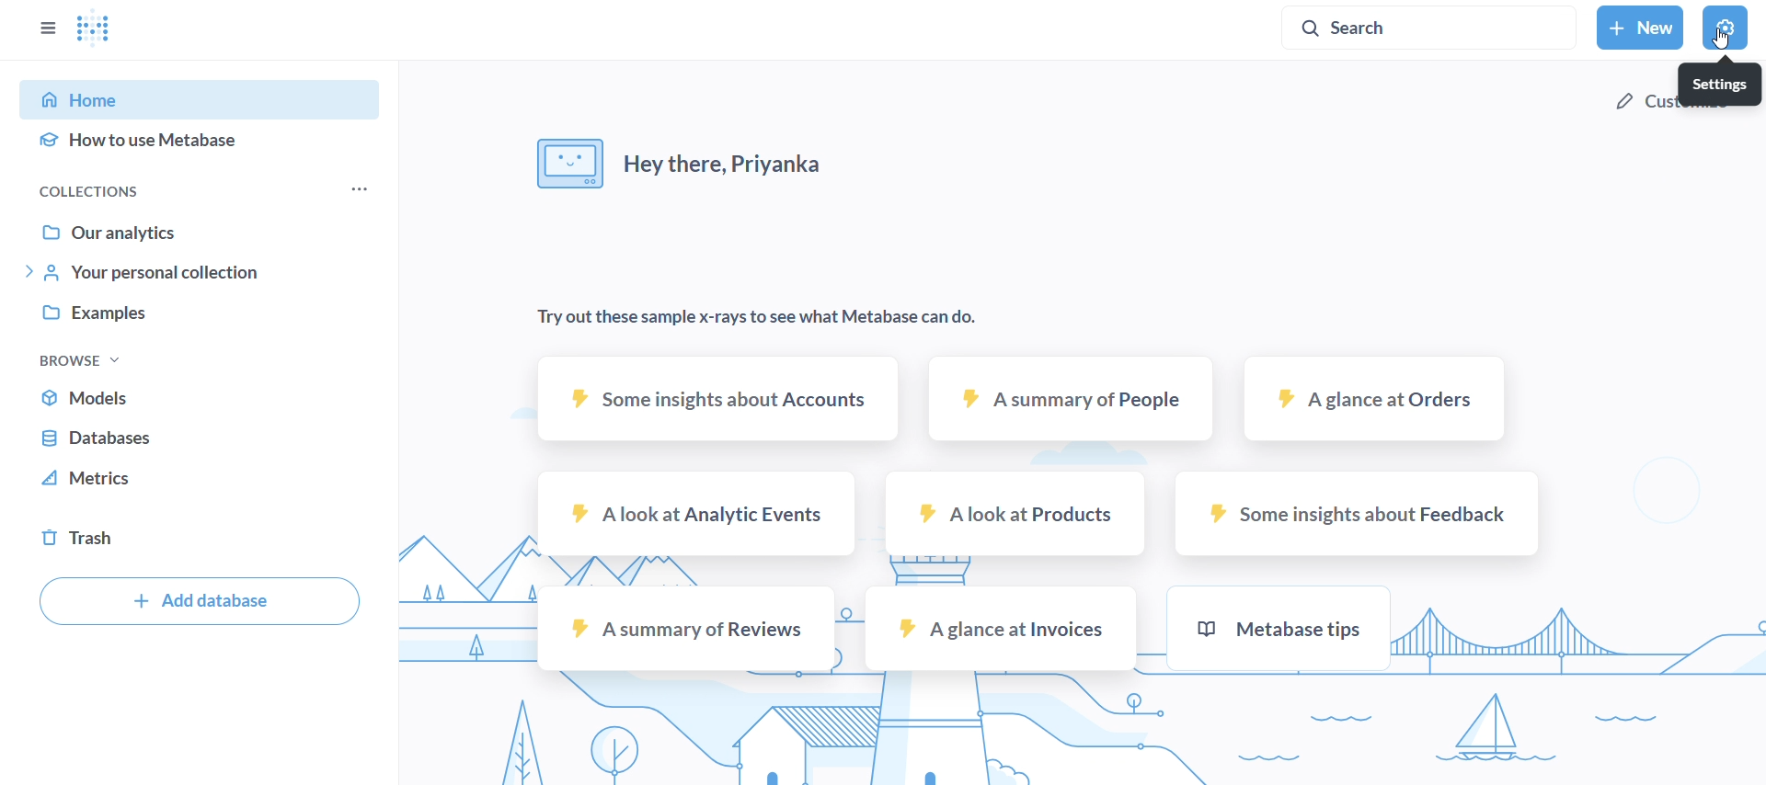 The height and width of the screenshot is (785, 1766). I want to click on a summary of people, so click(1069, 397).